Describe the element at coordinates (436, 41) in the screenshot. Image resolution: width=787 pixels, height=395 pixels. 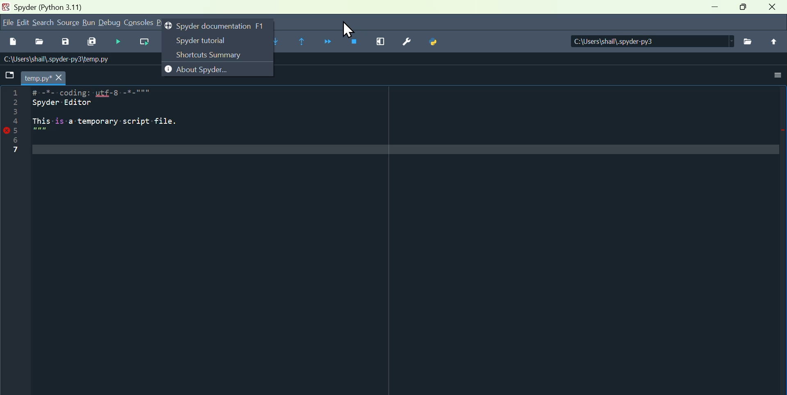
I see `Python path manager` at that location.